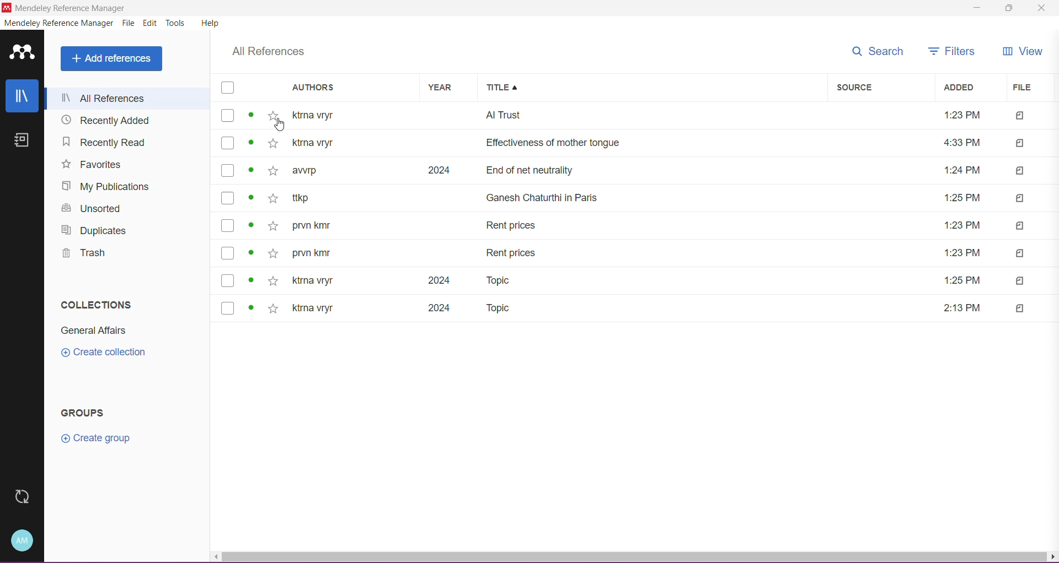 The width and height of the screenshot is (1059, 563). What do you see at coordinates (273, 143) in the screenshot?
I see `Add to favorite` at bounding box center [273, 143].